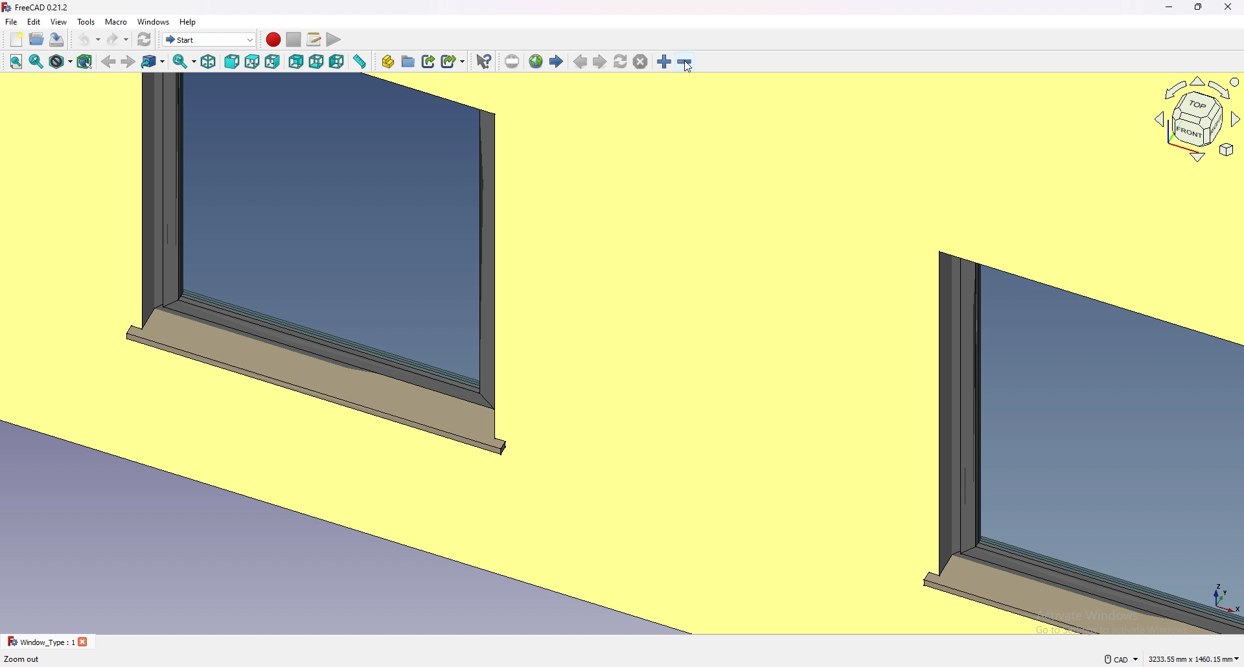 The height and width of the screenshot is (667, 1244). What do you see at coordinates (1200, 7) in the screenshot?
I see `resize` at bounding box center [1200, 7].